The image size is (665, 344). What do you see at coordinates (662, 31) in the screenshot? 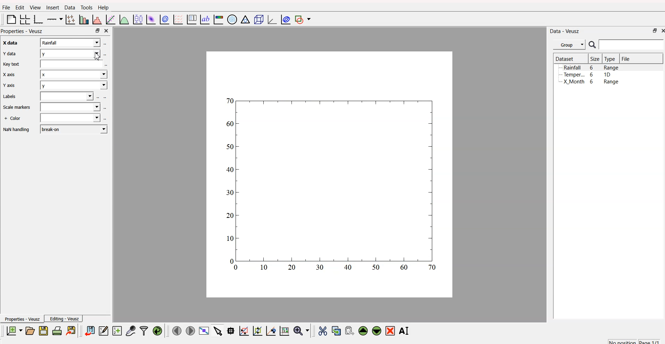
I see `close` at bounding box center [662, 31].